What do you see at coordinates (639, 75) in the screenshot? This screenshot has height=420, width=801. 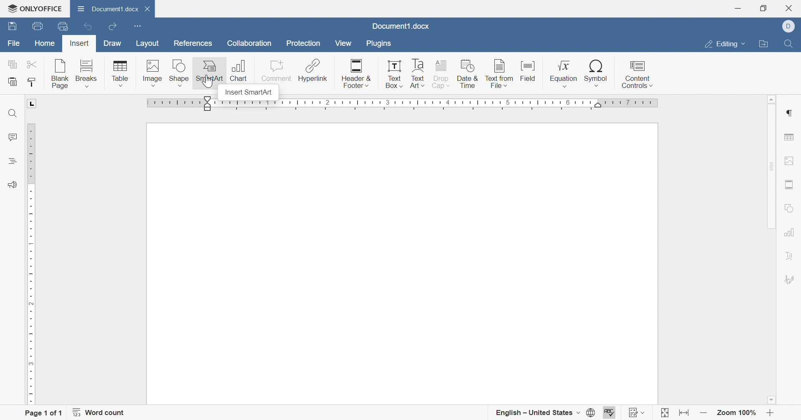 I see `Content controls` at bounding box center [639, 75].